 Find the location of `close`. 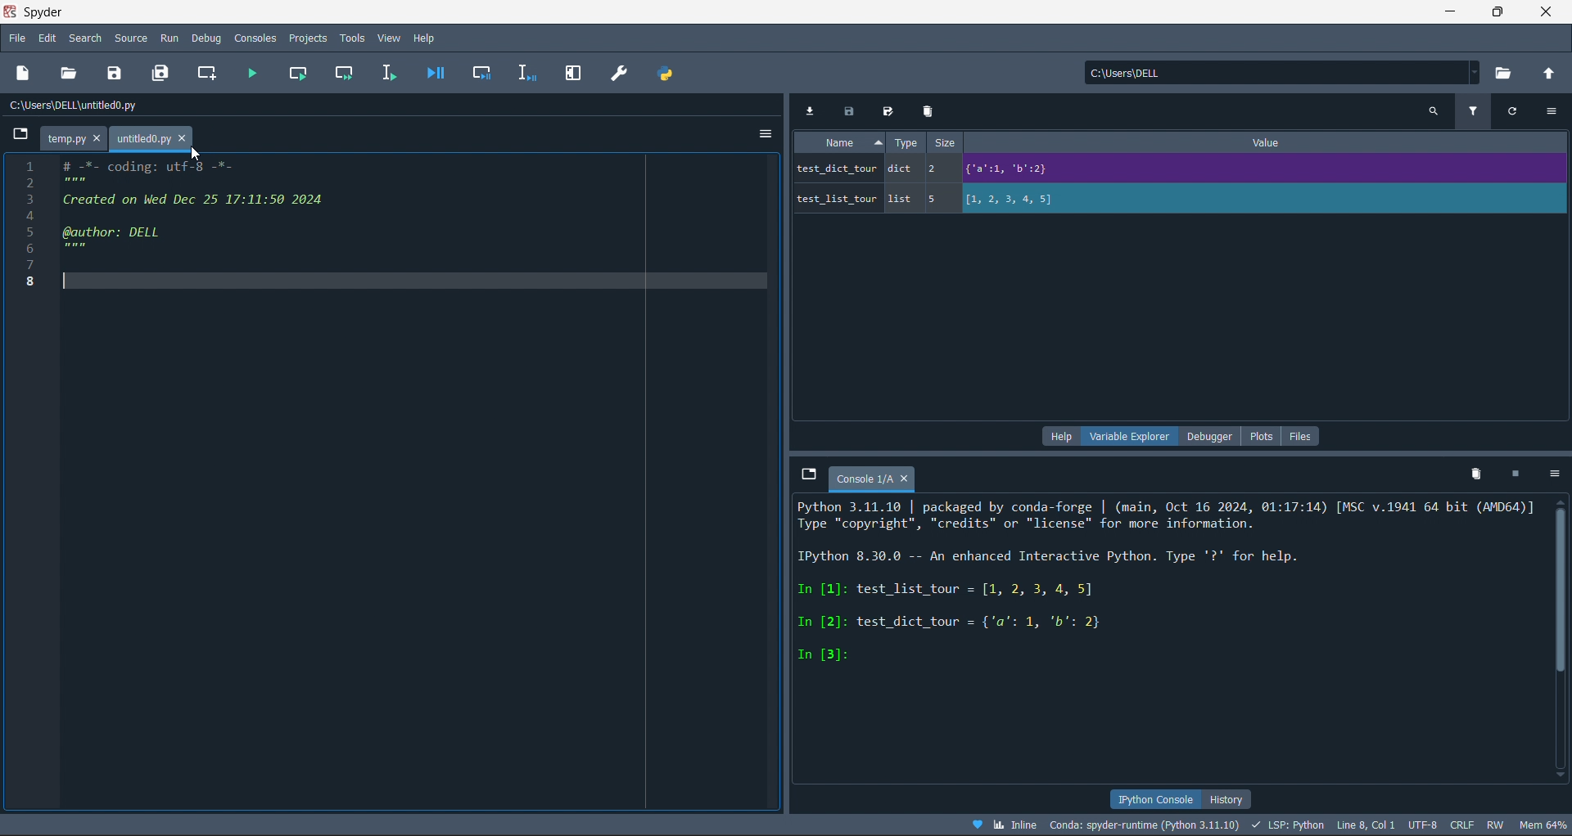

close is located at coordinates (1548, 13).